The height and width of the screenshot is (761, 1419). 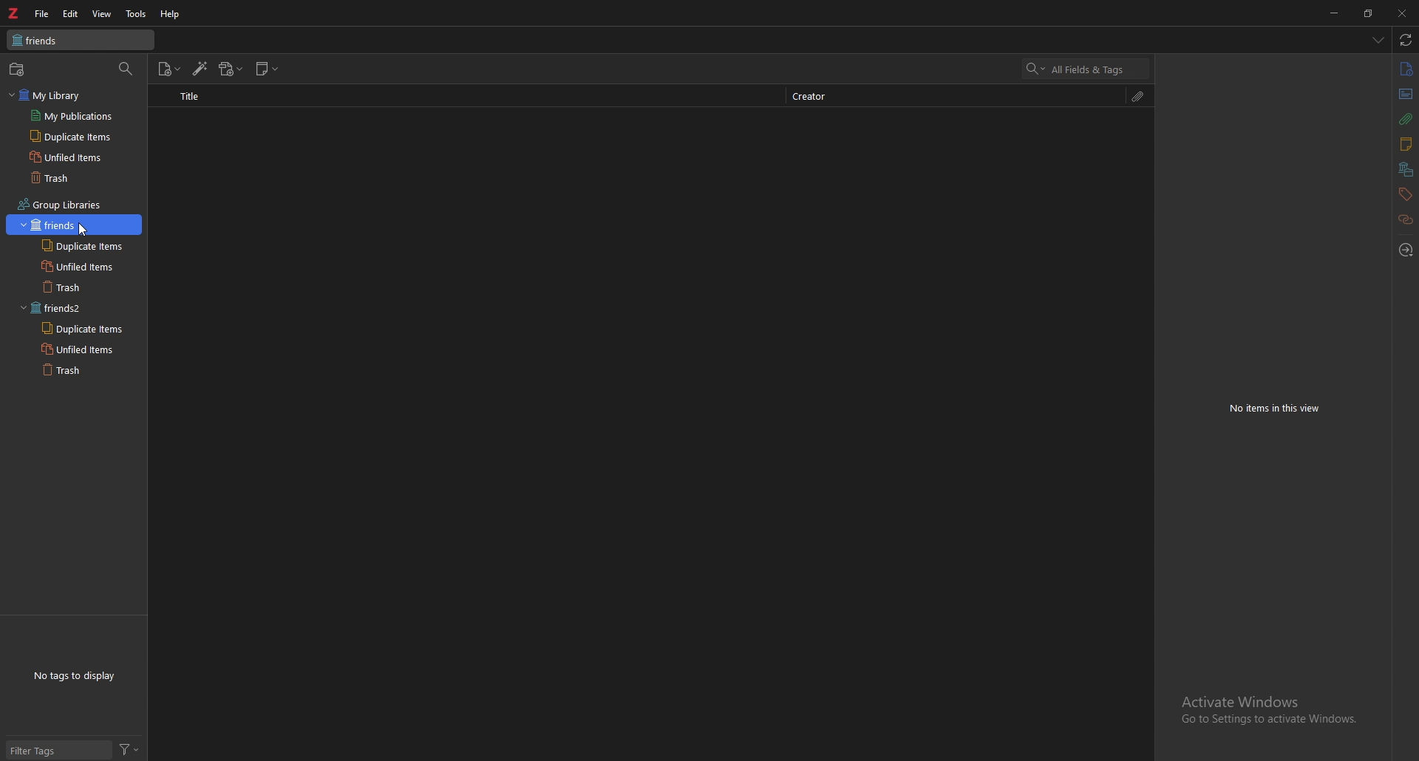 I want to click on view, so click(x=103, y=13).